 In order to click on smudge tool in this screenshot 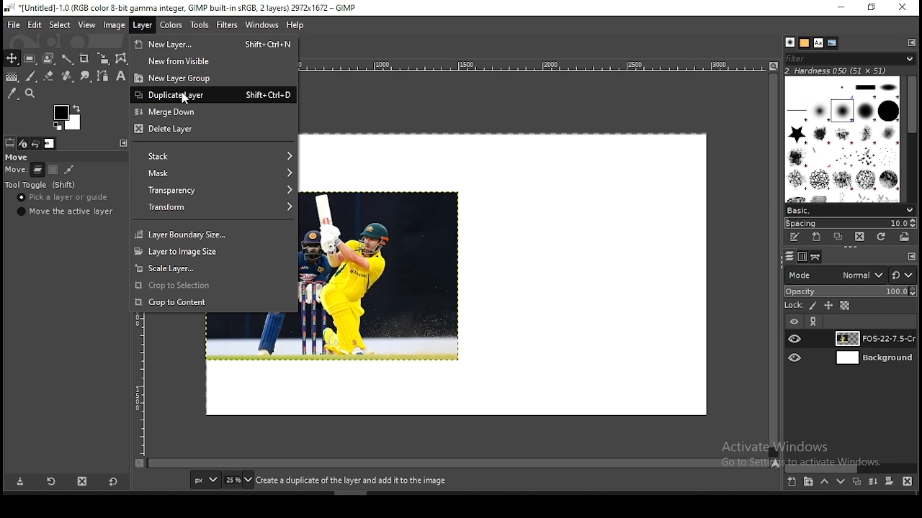, I will do `click(84, 76)`.